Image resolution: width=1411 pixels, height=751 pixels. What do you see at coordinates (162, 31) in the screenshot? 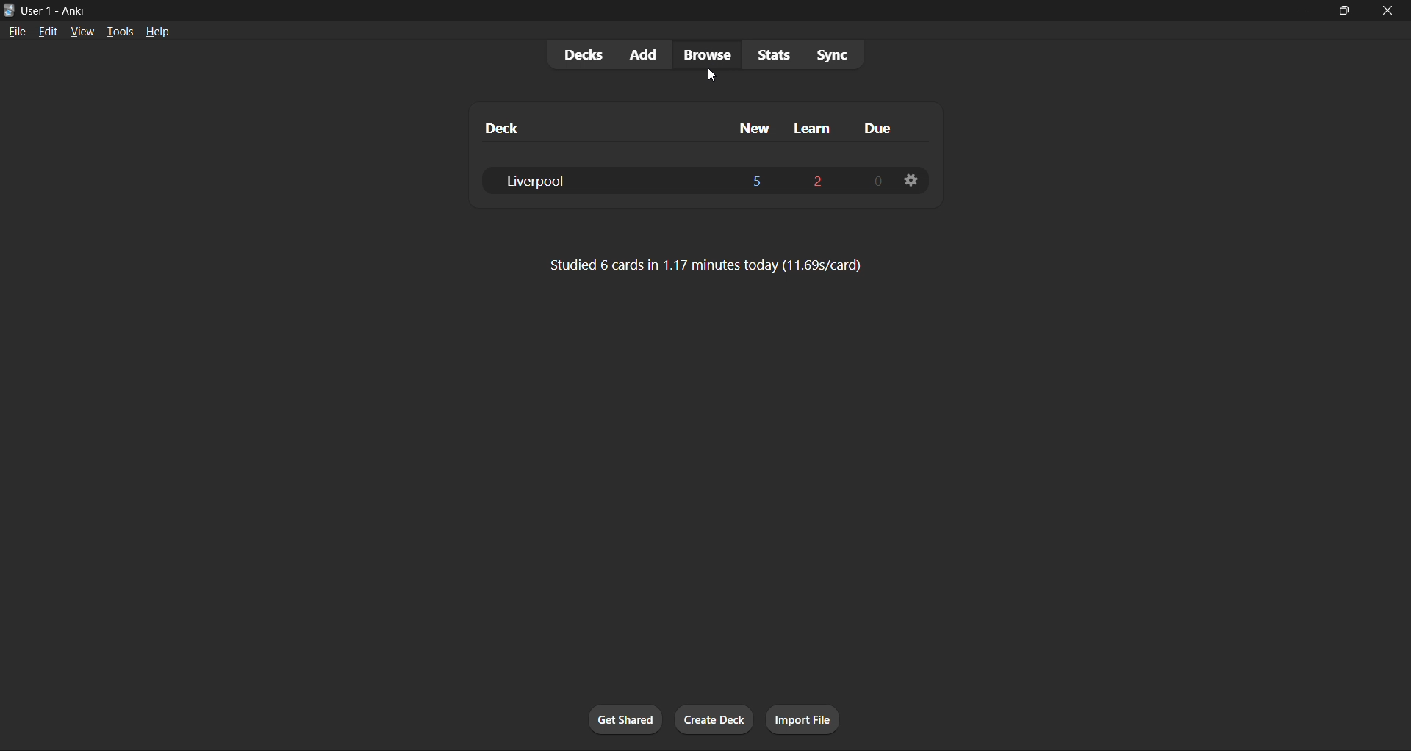
I see `help` at bounding box center [162, 31].